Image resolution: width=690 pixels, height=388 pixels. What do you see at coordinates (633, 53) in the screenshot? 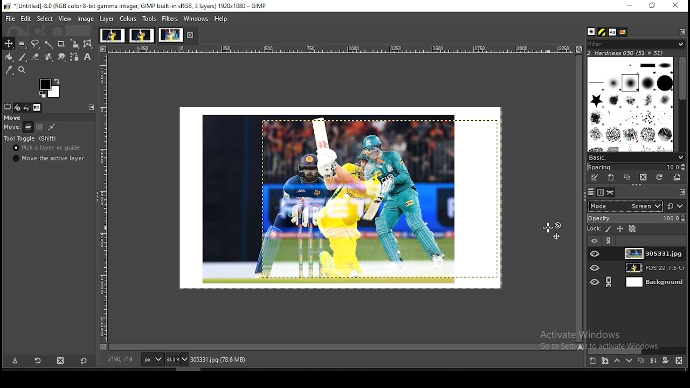
I see `2. hardness` at bounding box center [633, 53].